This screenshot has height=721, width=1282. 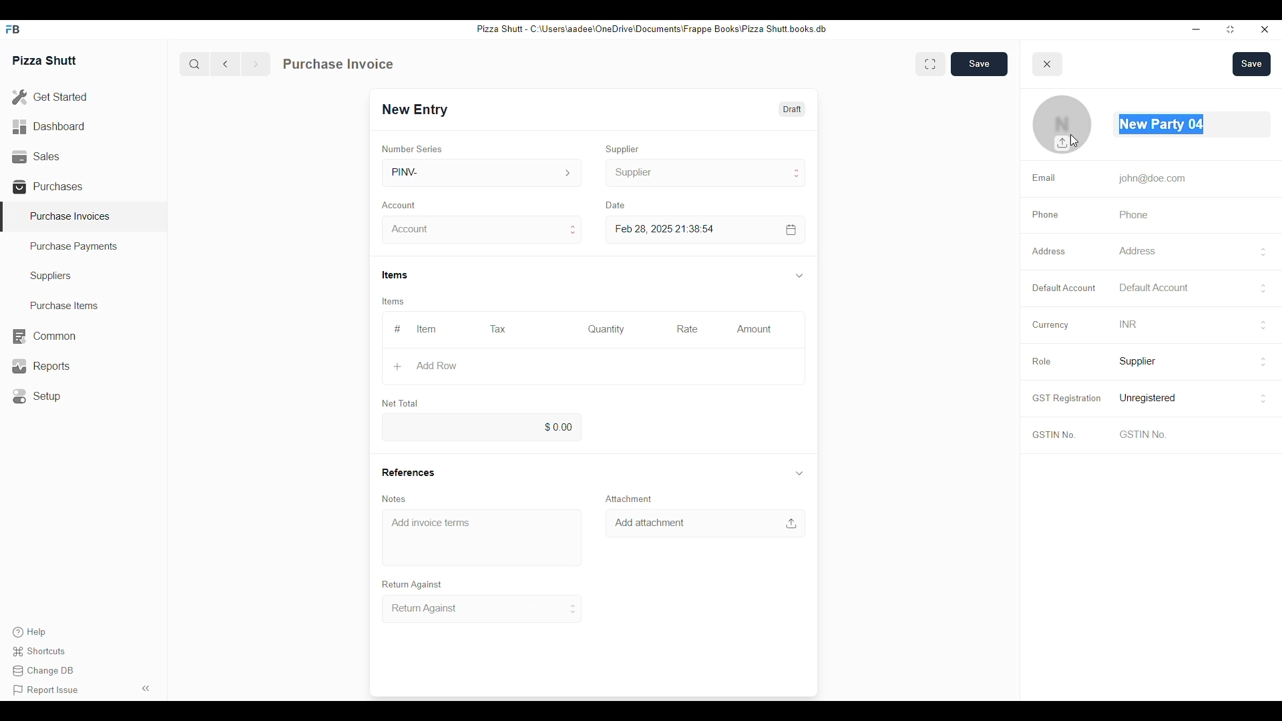 What do you see at coordinates (650, 28) in the screenshot?
I see `Pizza Shut - C:\Users\aadee\OneDrive\Documents\Frappe Books\Pizza Shutt books. db` at bounding box center [650, 28].